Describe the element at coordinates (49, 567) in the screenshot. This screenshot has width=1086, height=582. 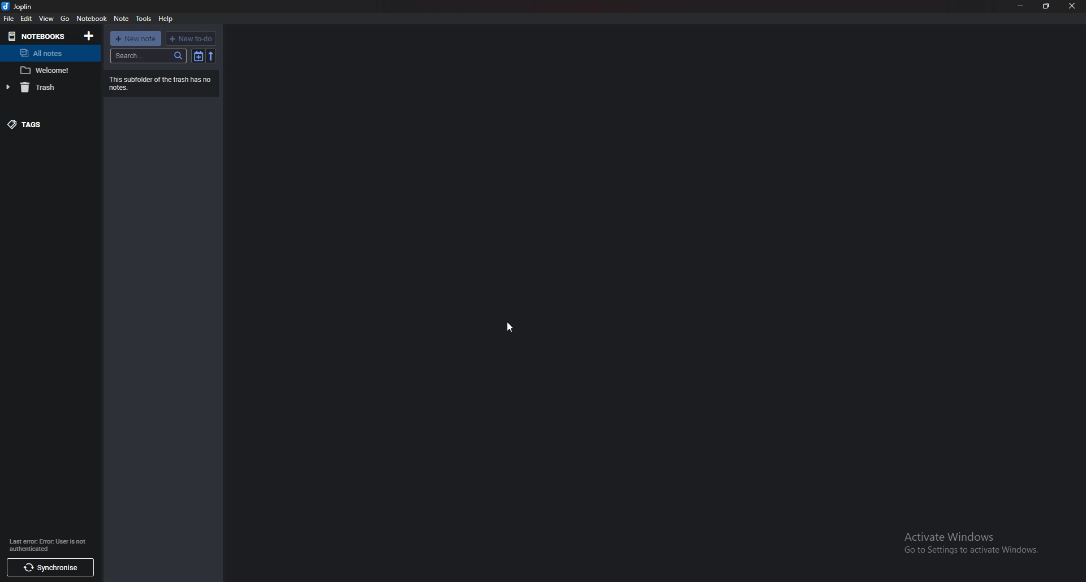
I see `Synchronize` at that location.